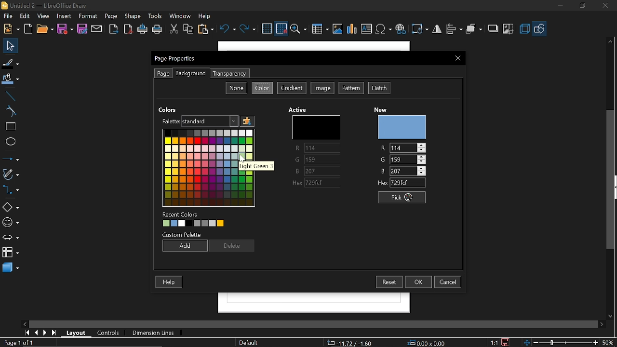  What do you see at coordinates (10, 159) in the screenshot?
I see `Lines and arrows` at bounding box center [10, 159].